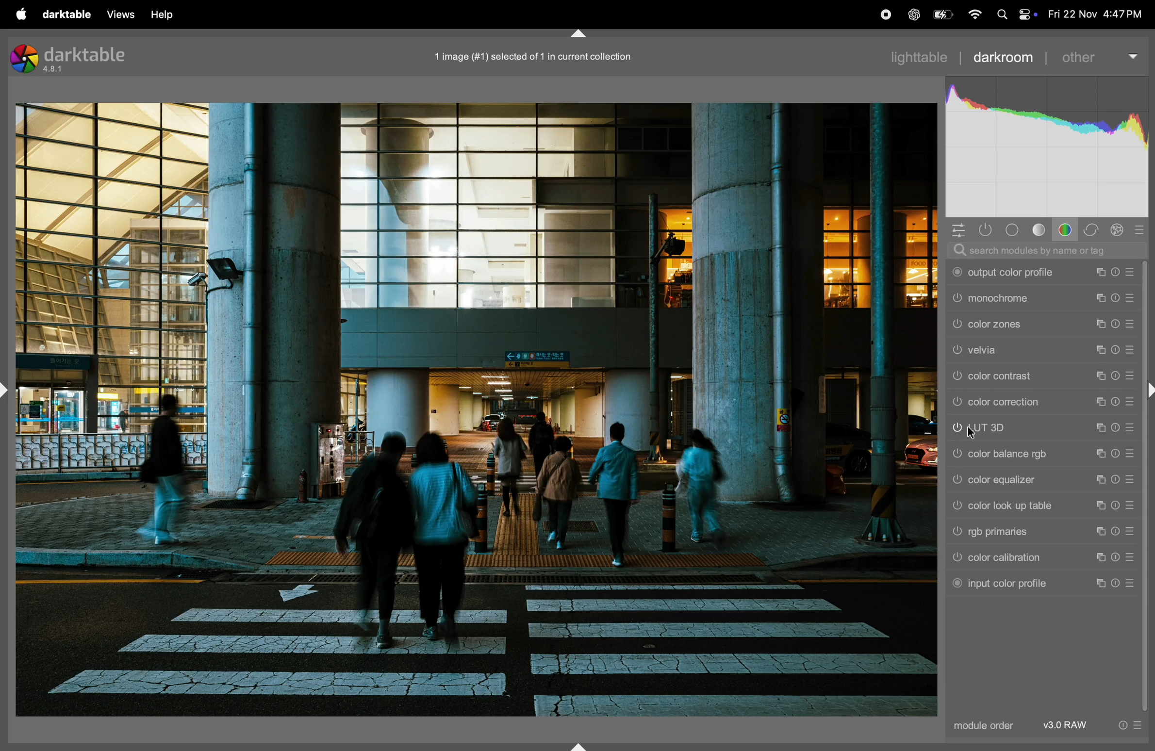 The width and height of the screenshot is (1155, 751). Describe the element at coordinates (1148, 390) in the screenshot. I see `shift+ctrl+r` at that location.